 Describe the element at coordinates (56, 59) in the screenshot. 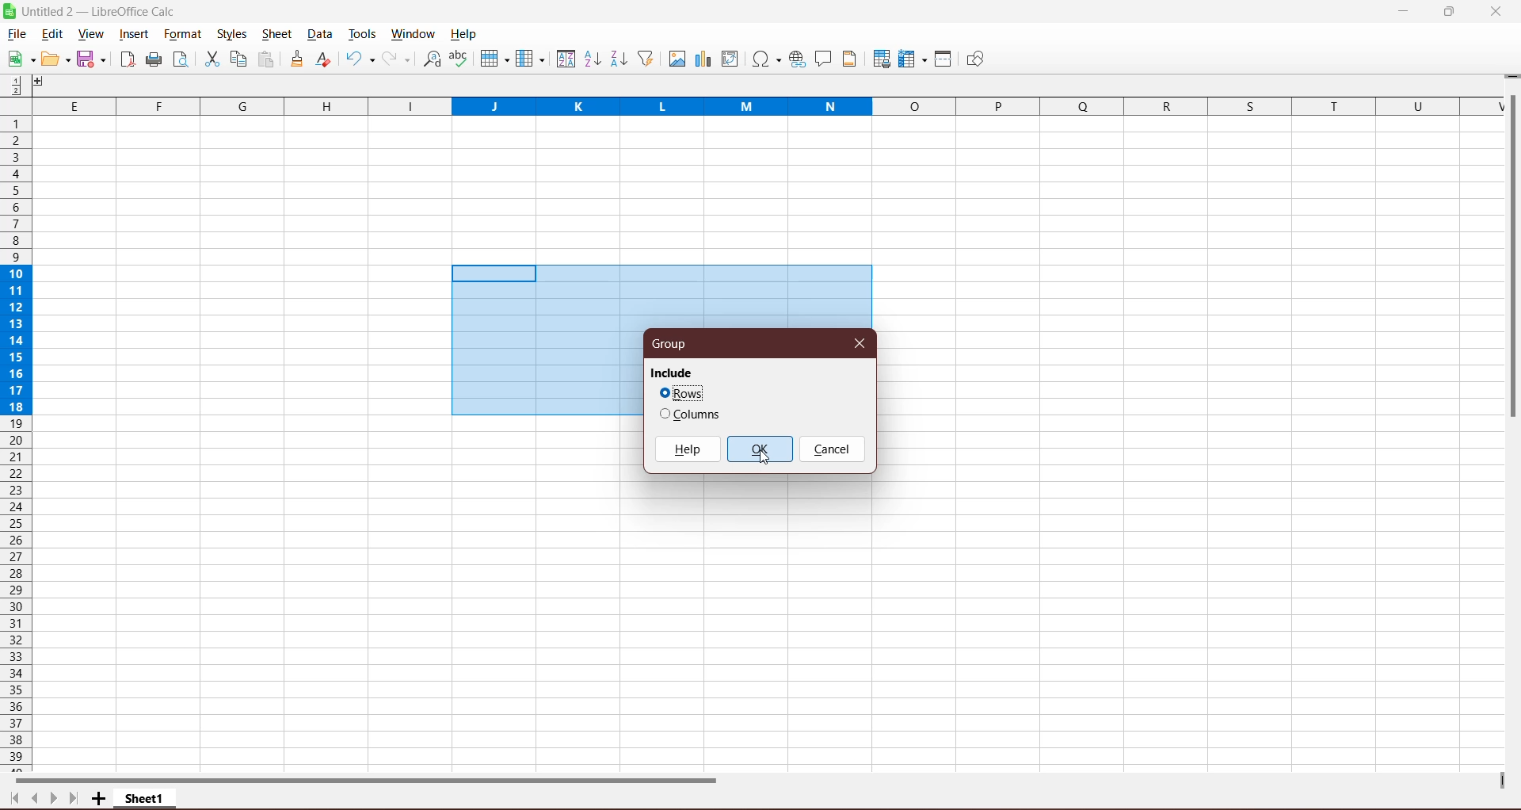

I see `Edit` at that location.